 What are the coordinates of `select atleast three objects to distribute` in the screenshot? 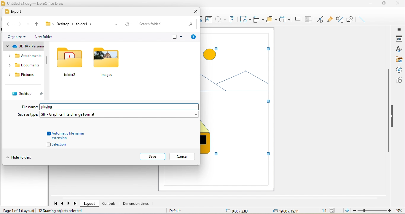 It's located at (285, 20).